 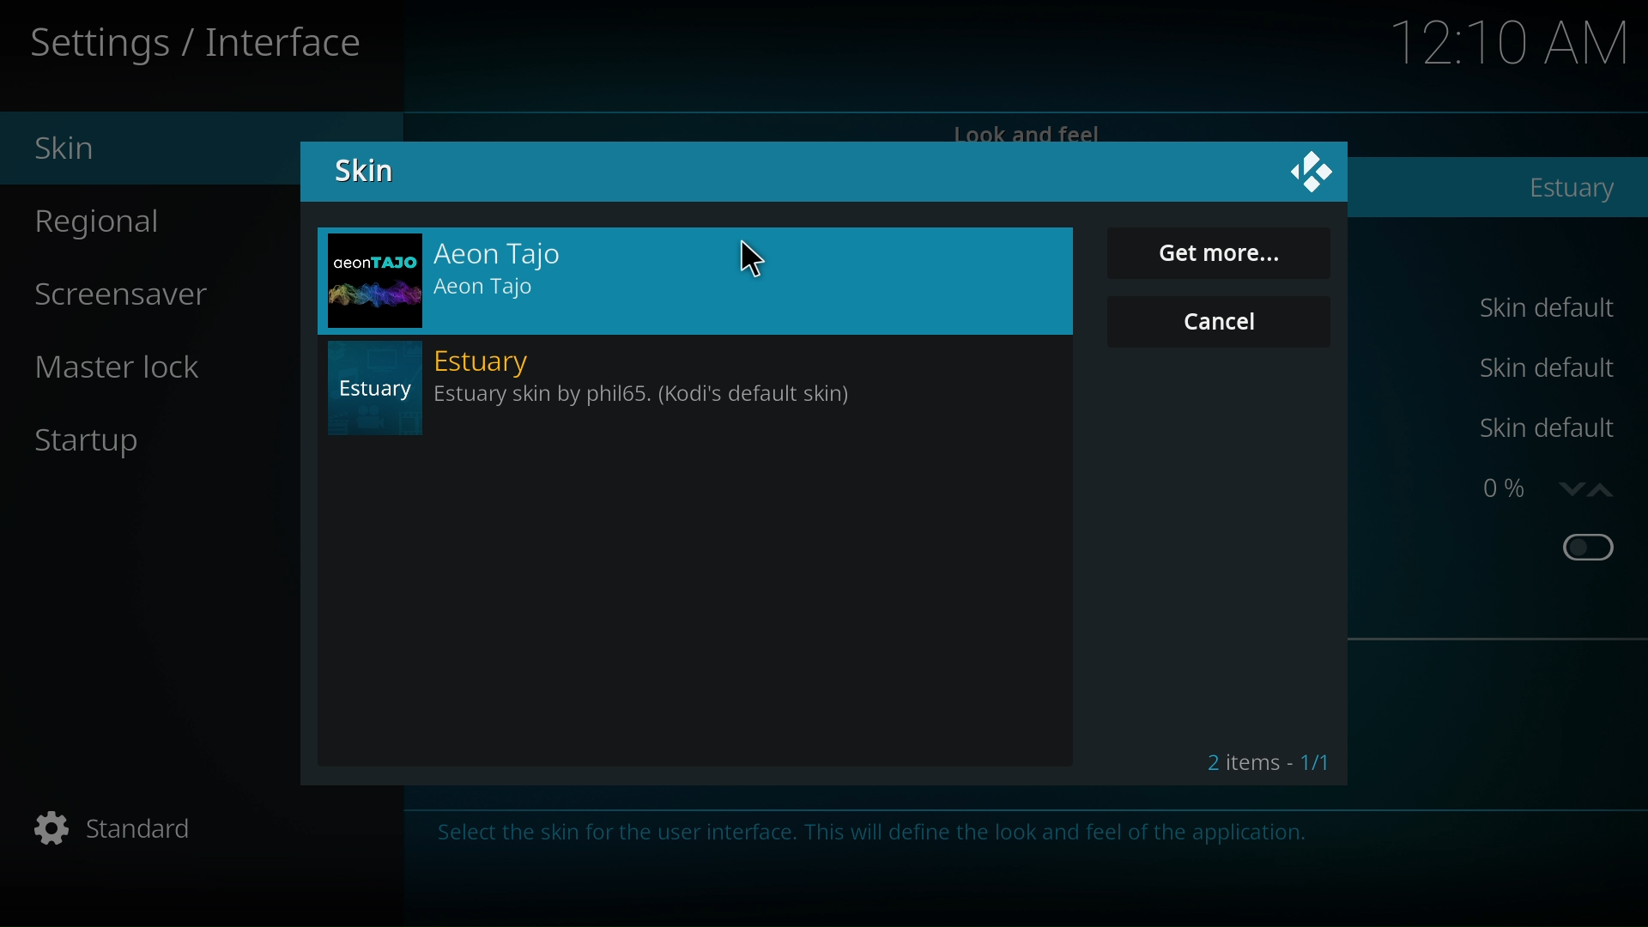 I want to click on Estuary
Estuary skin by phil65. (Kodi's default skin), so click(x=699, y=394).